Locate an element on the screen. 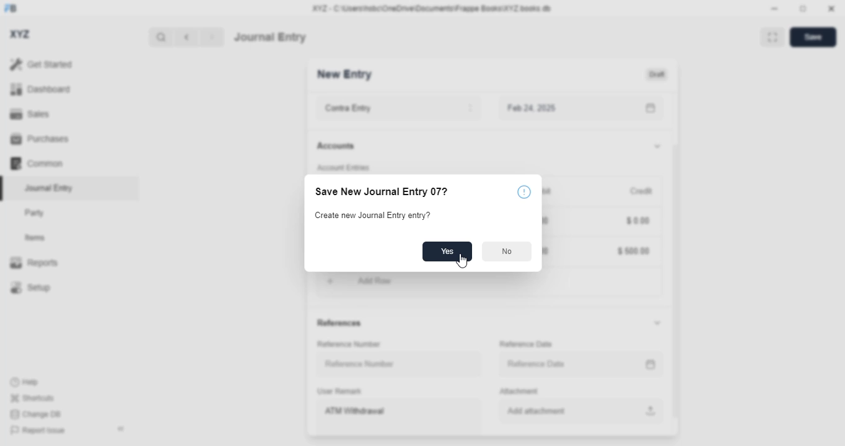 The height and width of the screenshot is (446, 845). create new journal entry entry? is located at coordinates (374, 216).